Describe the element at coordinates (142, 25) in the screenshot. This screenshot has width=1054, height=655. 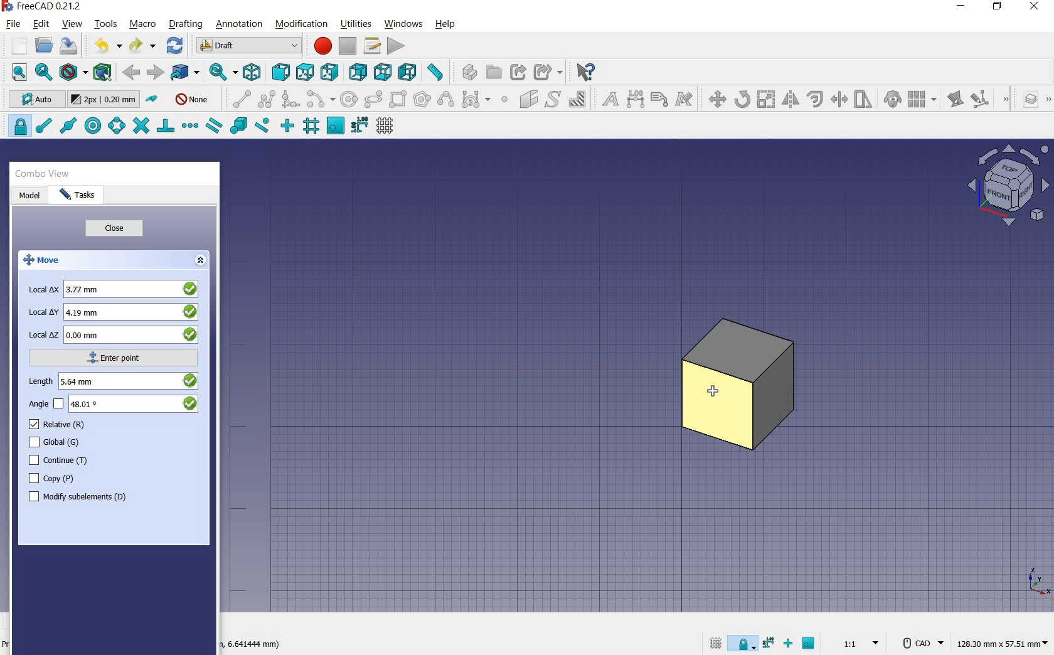
I see `macro` at that location.